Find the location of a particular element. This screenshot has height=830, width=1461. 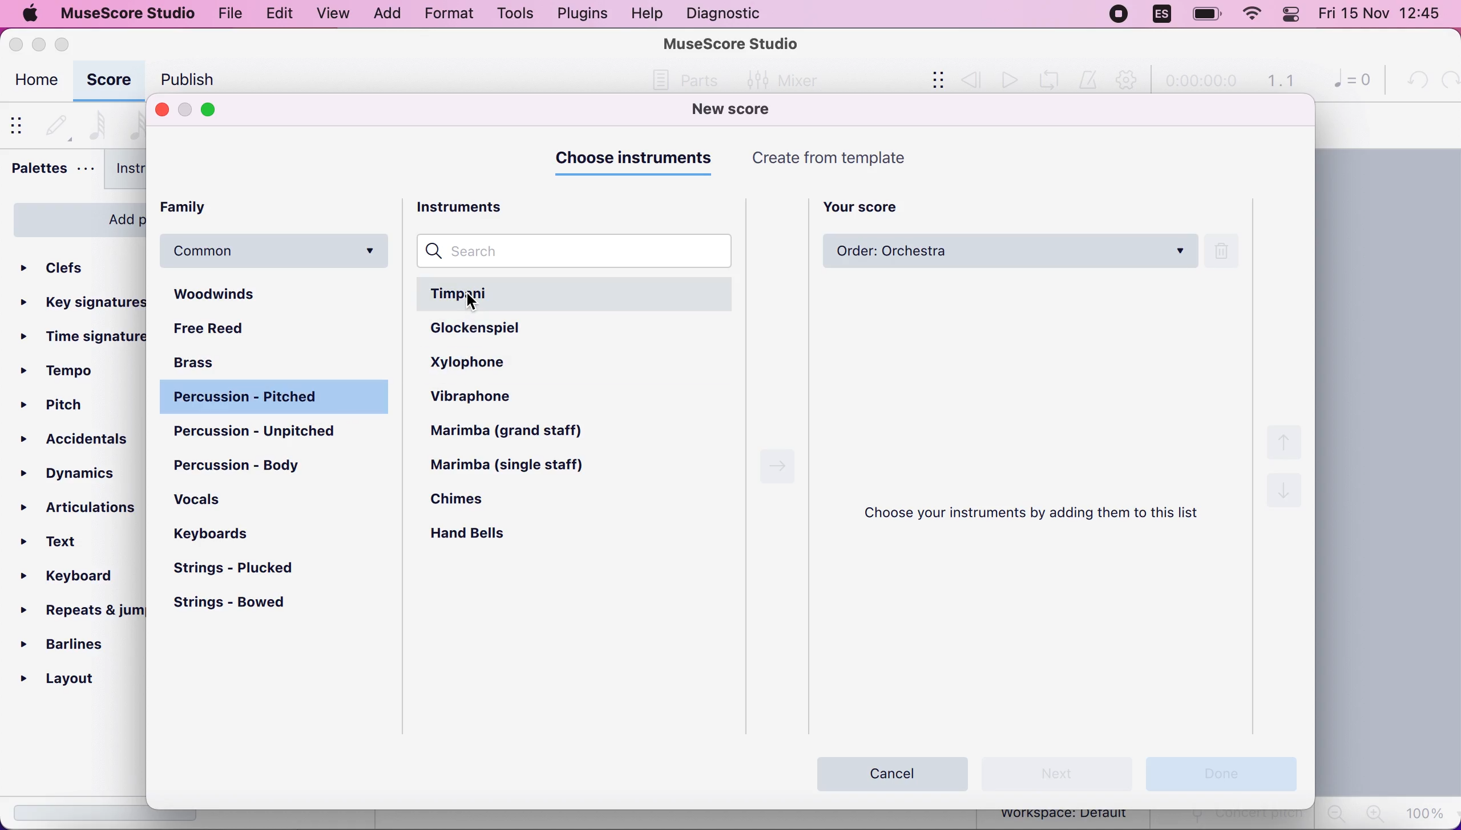

battery is located at coordinates (1202, 15).